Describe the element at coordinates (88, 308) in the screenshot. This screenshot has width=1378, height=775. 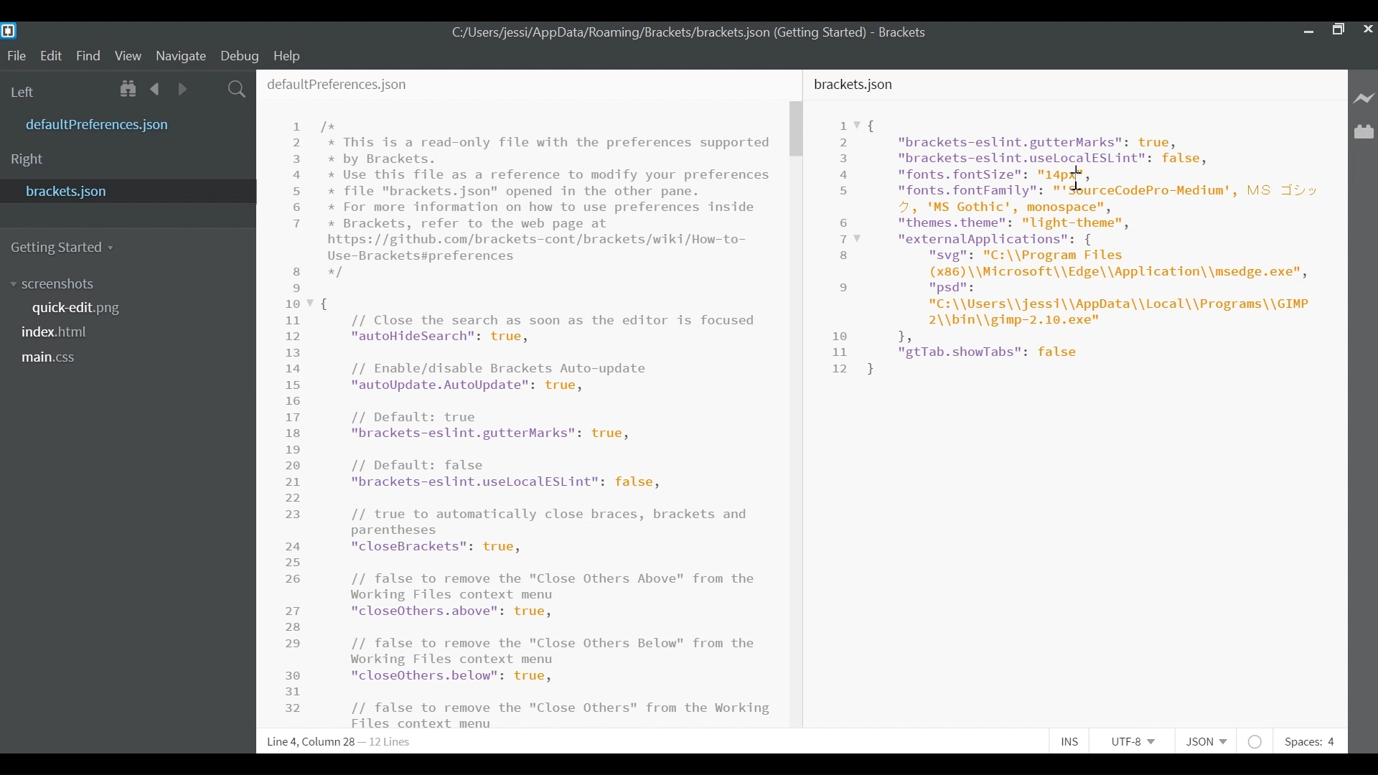
I see `quickedit.png` at that location.